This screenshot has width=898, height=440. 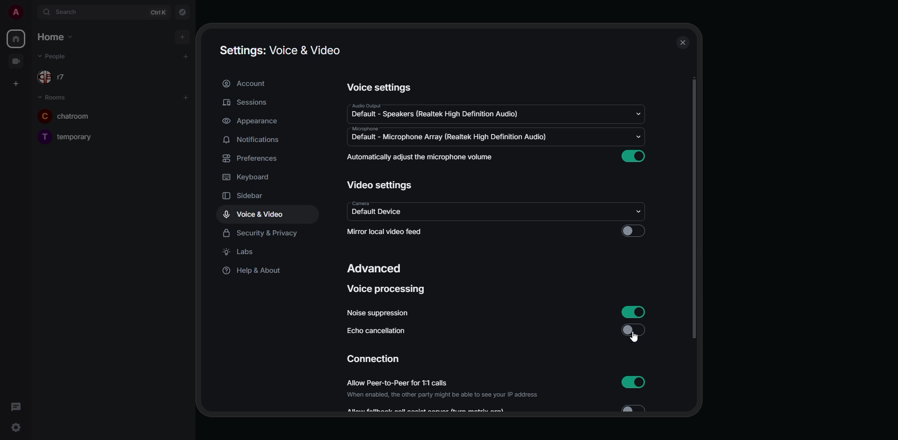 I want to click on room, so click(x=54, y=98).